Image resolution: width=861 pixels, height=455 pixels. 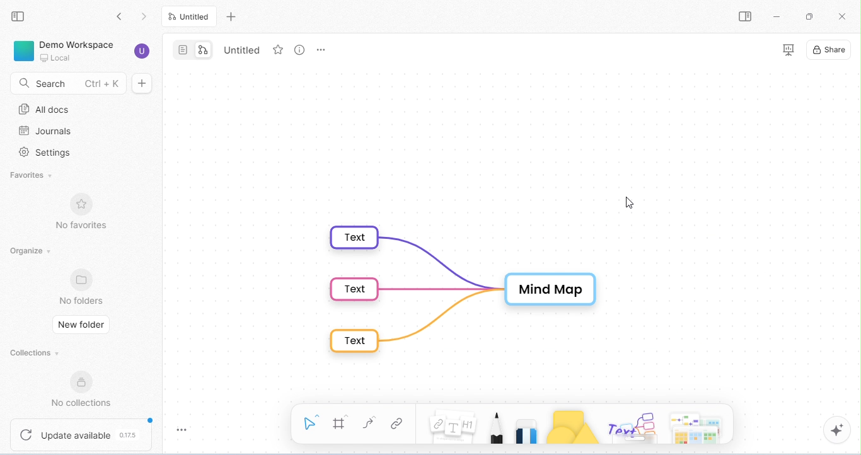 What do you see at coordinates (462, 287) in the screenshot?
I see `layout of mind map branches have been changed` at bounding box center [462, 287].